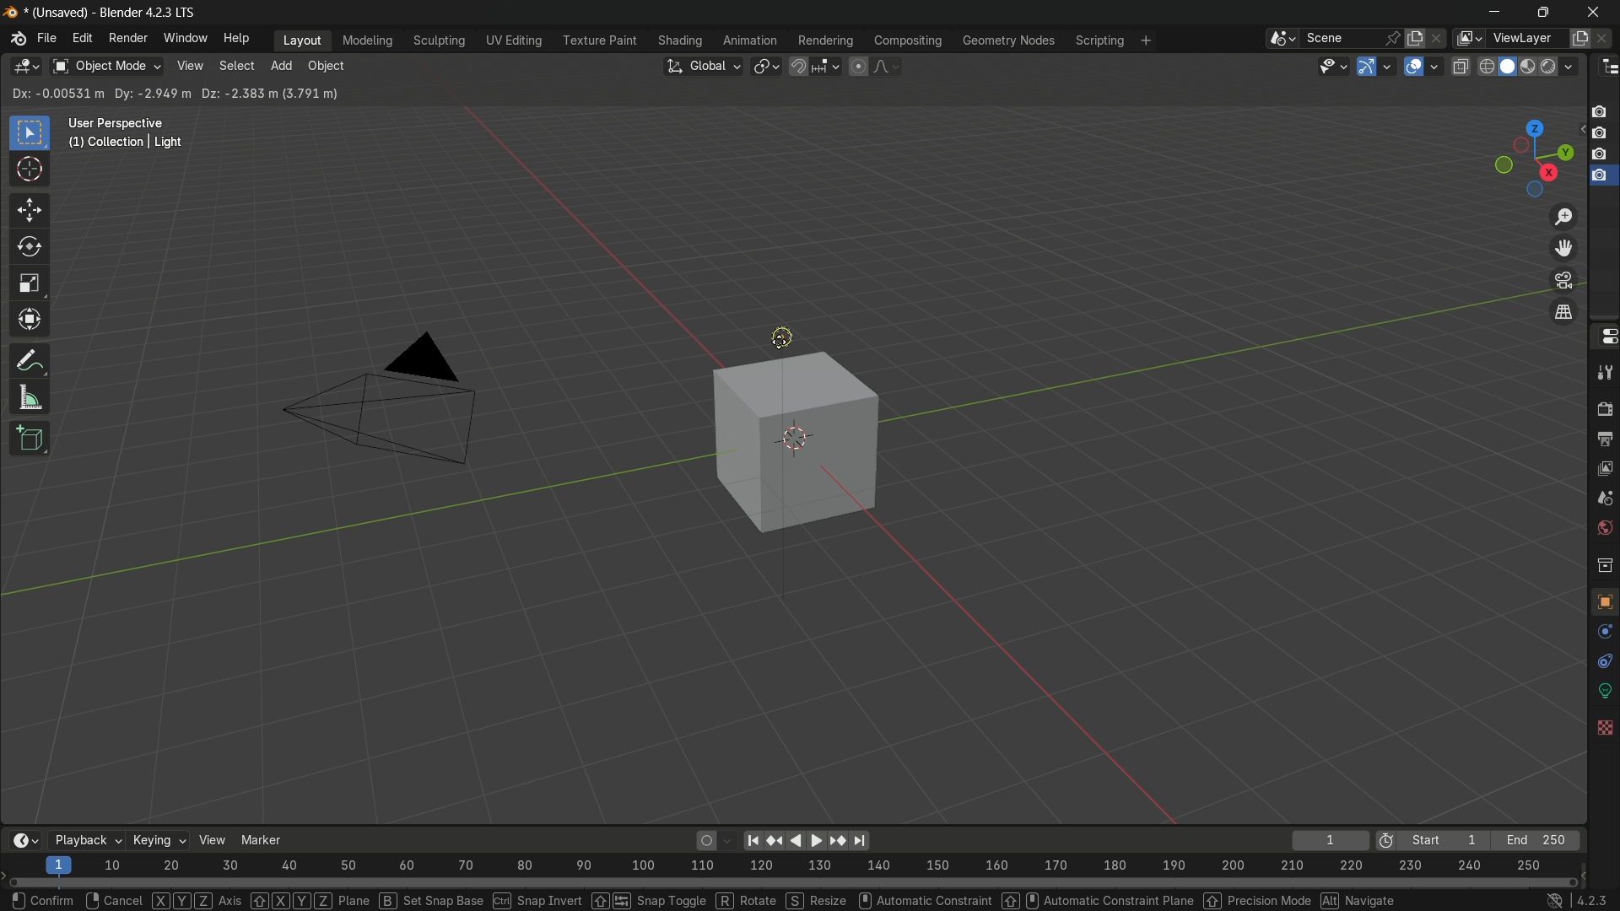 The width and height of the screenshot is (1620, 911). What do you see at coordinates (429, 900) in the screenshot?
I see `Set Snap Base` at bounding box center [429, 900].